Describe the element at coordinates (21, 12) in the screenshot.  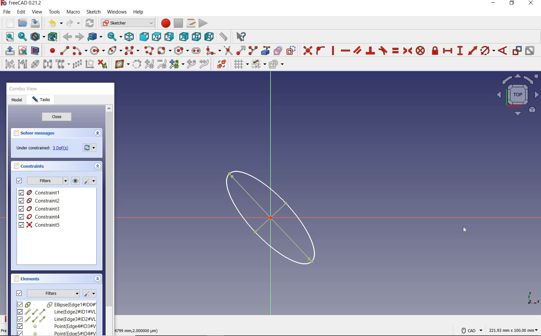
I see `edit` at that location.